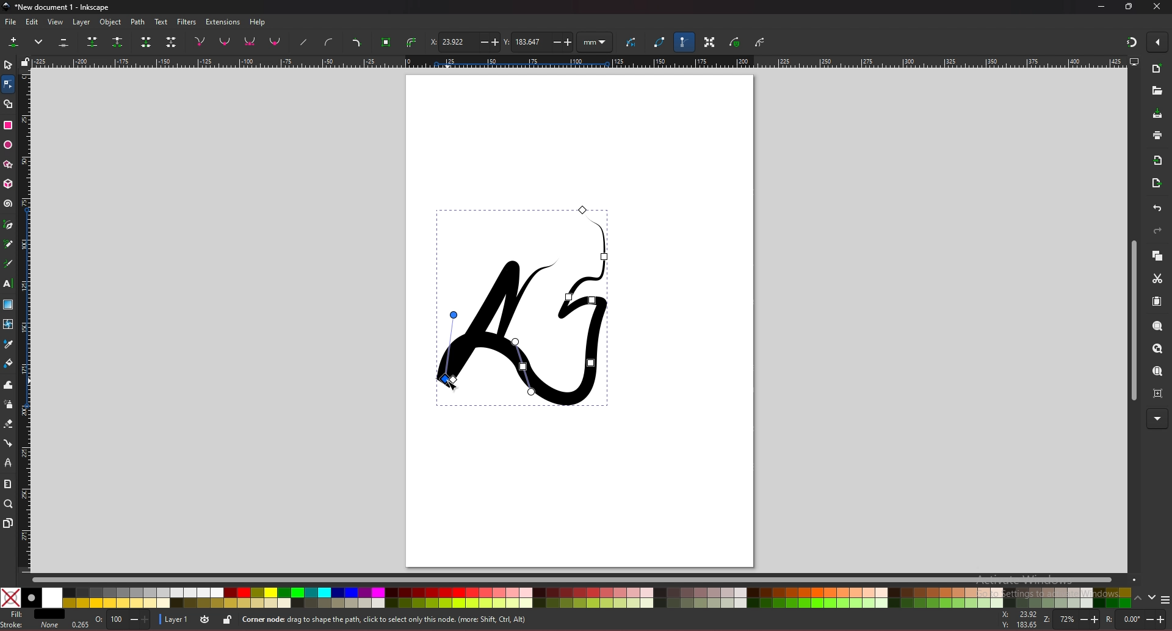 This screenshot has height=631, width=1172. I want to click on redo, so click(1157, 231).